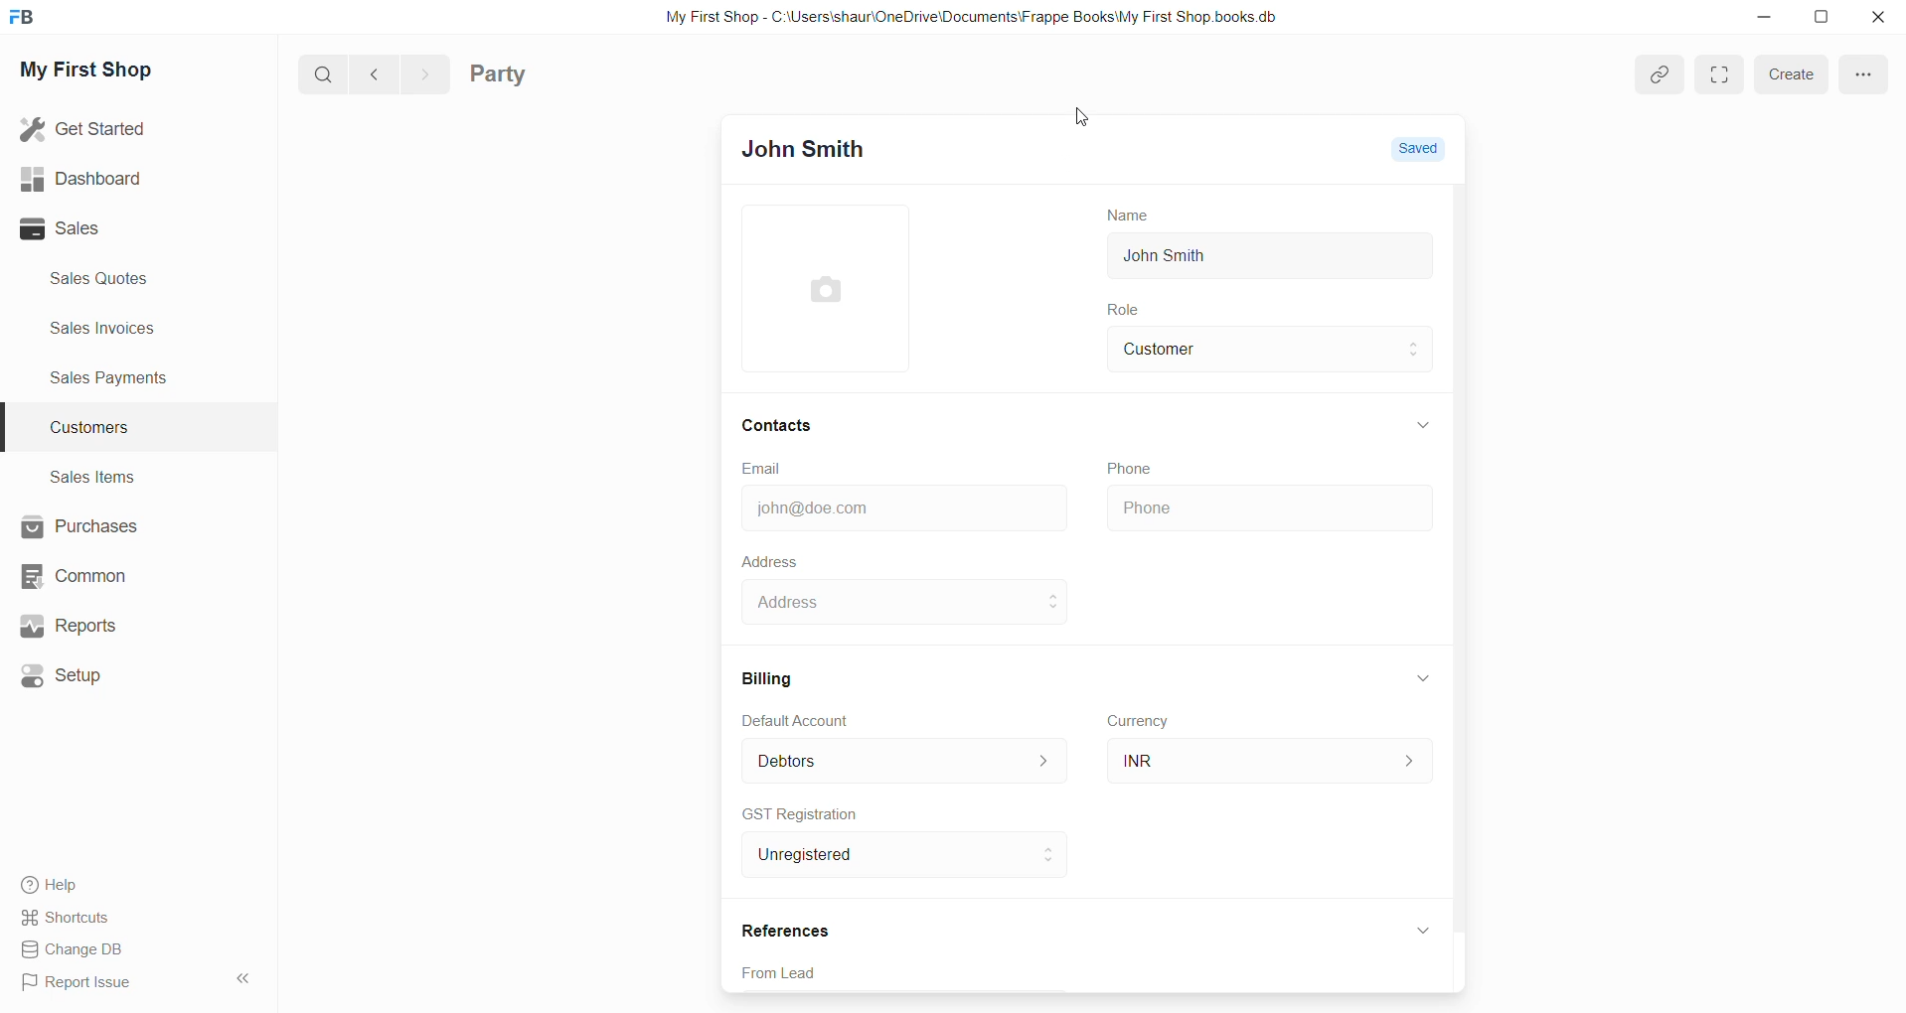 The height and width of the screenshot is (1013, 1906). Describe the element at coordinates (774, 675) in the screenshot. I see `Billing` at that location.